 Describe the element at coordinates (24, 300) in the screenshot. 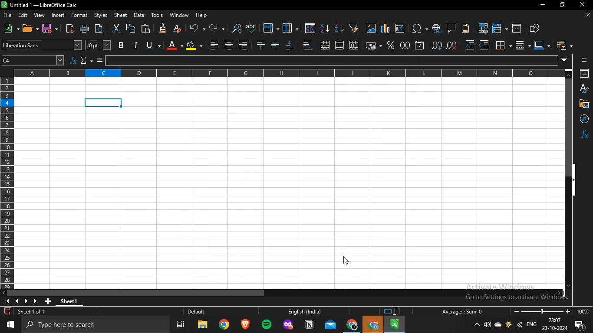

I see `icon` at that location.